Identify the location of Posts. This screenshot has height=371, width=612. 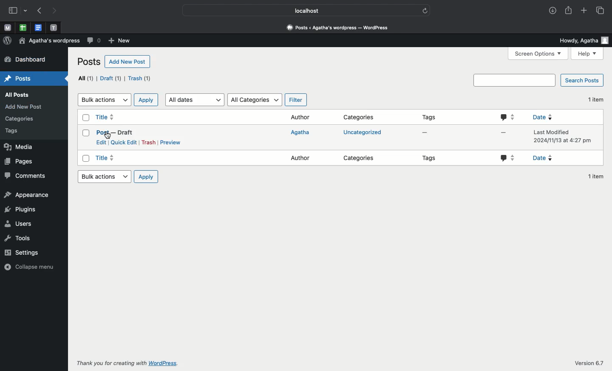
(28, 79).